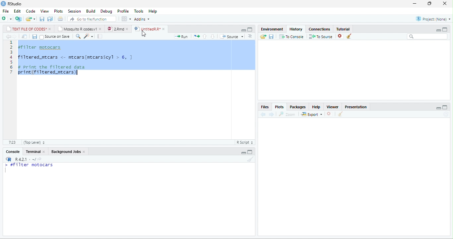  Describe the element at coordinates (9, 36) in the screenshot. I see `back` at that location.